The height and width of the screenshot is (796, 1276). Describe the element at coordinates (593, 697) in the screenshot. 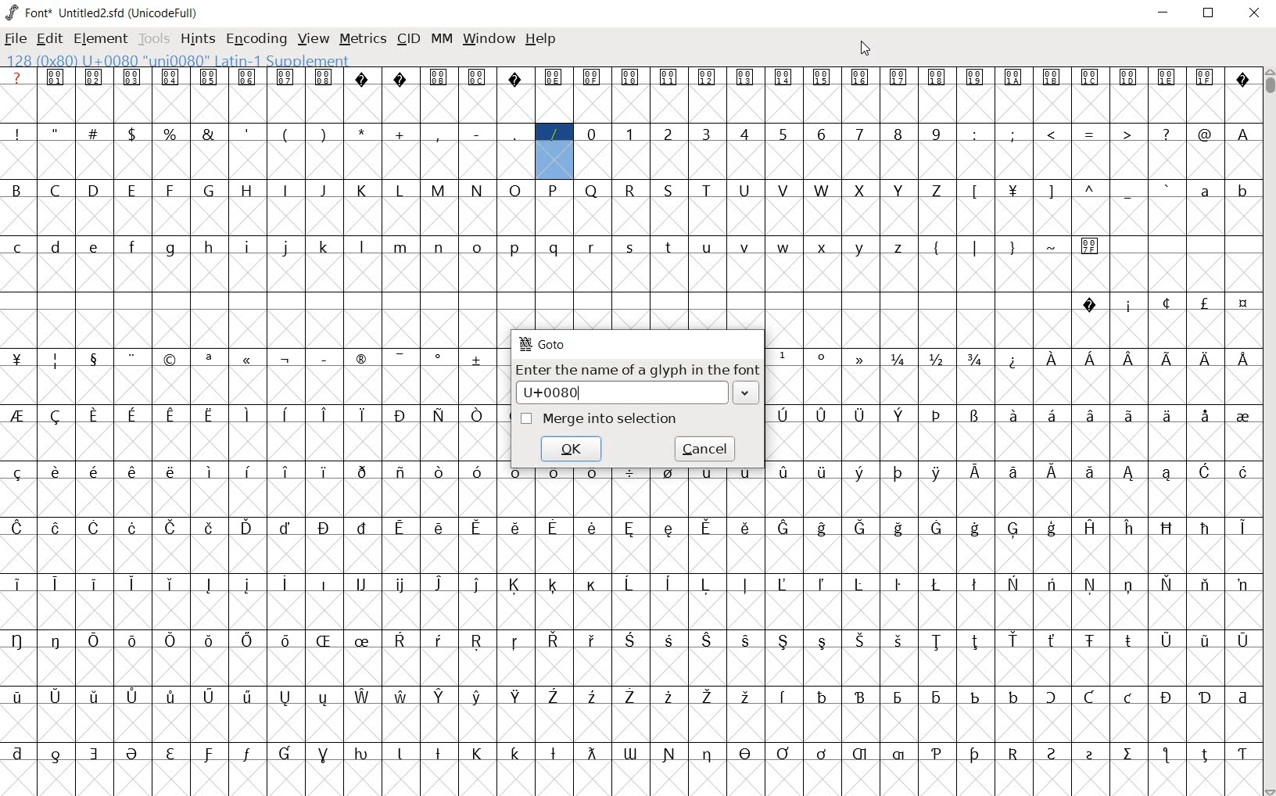

I see `glyph` at that location.